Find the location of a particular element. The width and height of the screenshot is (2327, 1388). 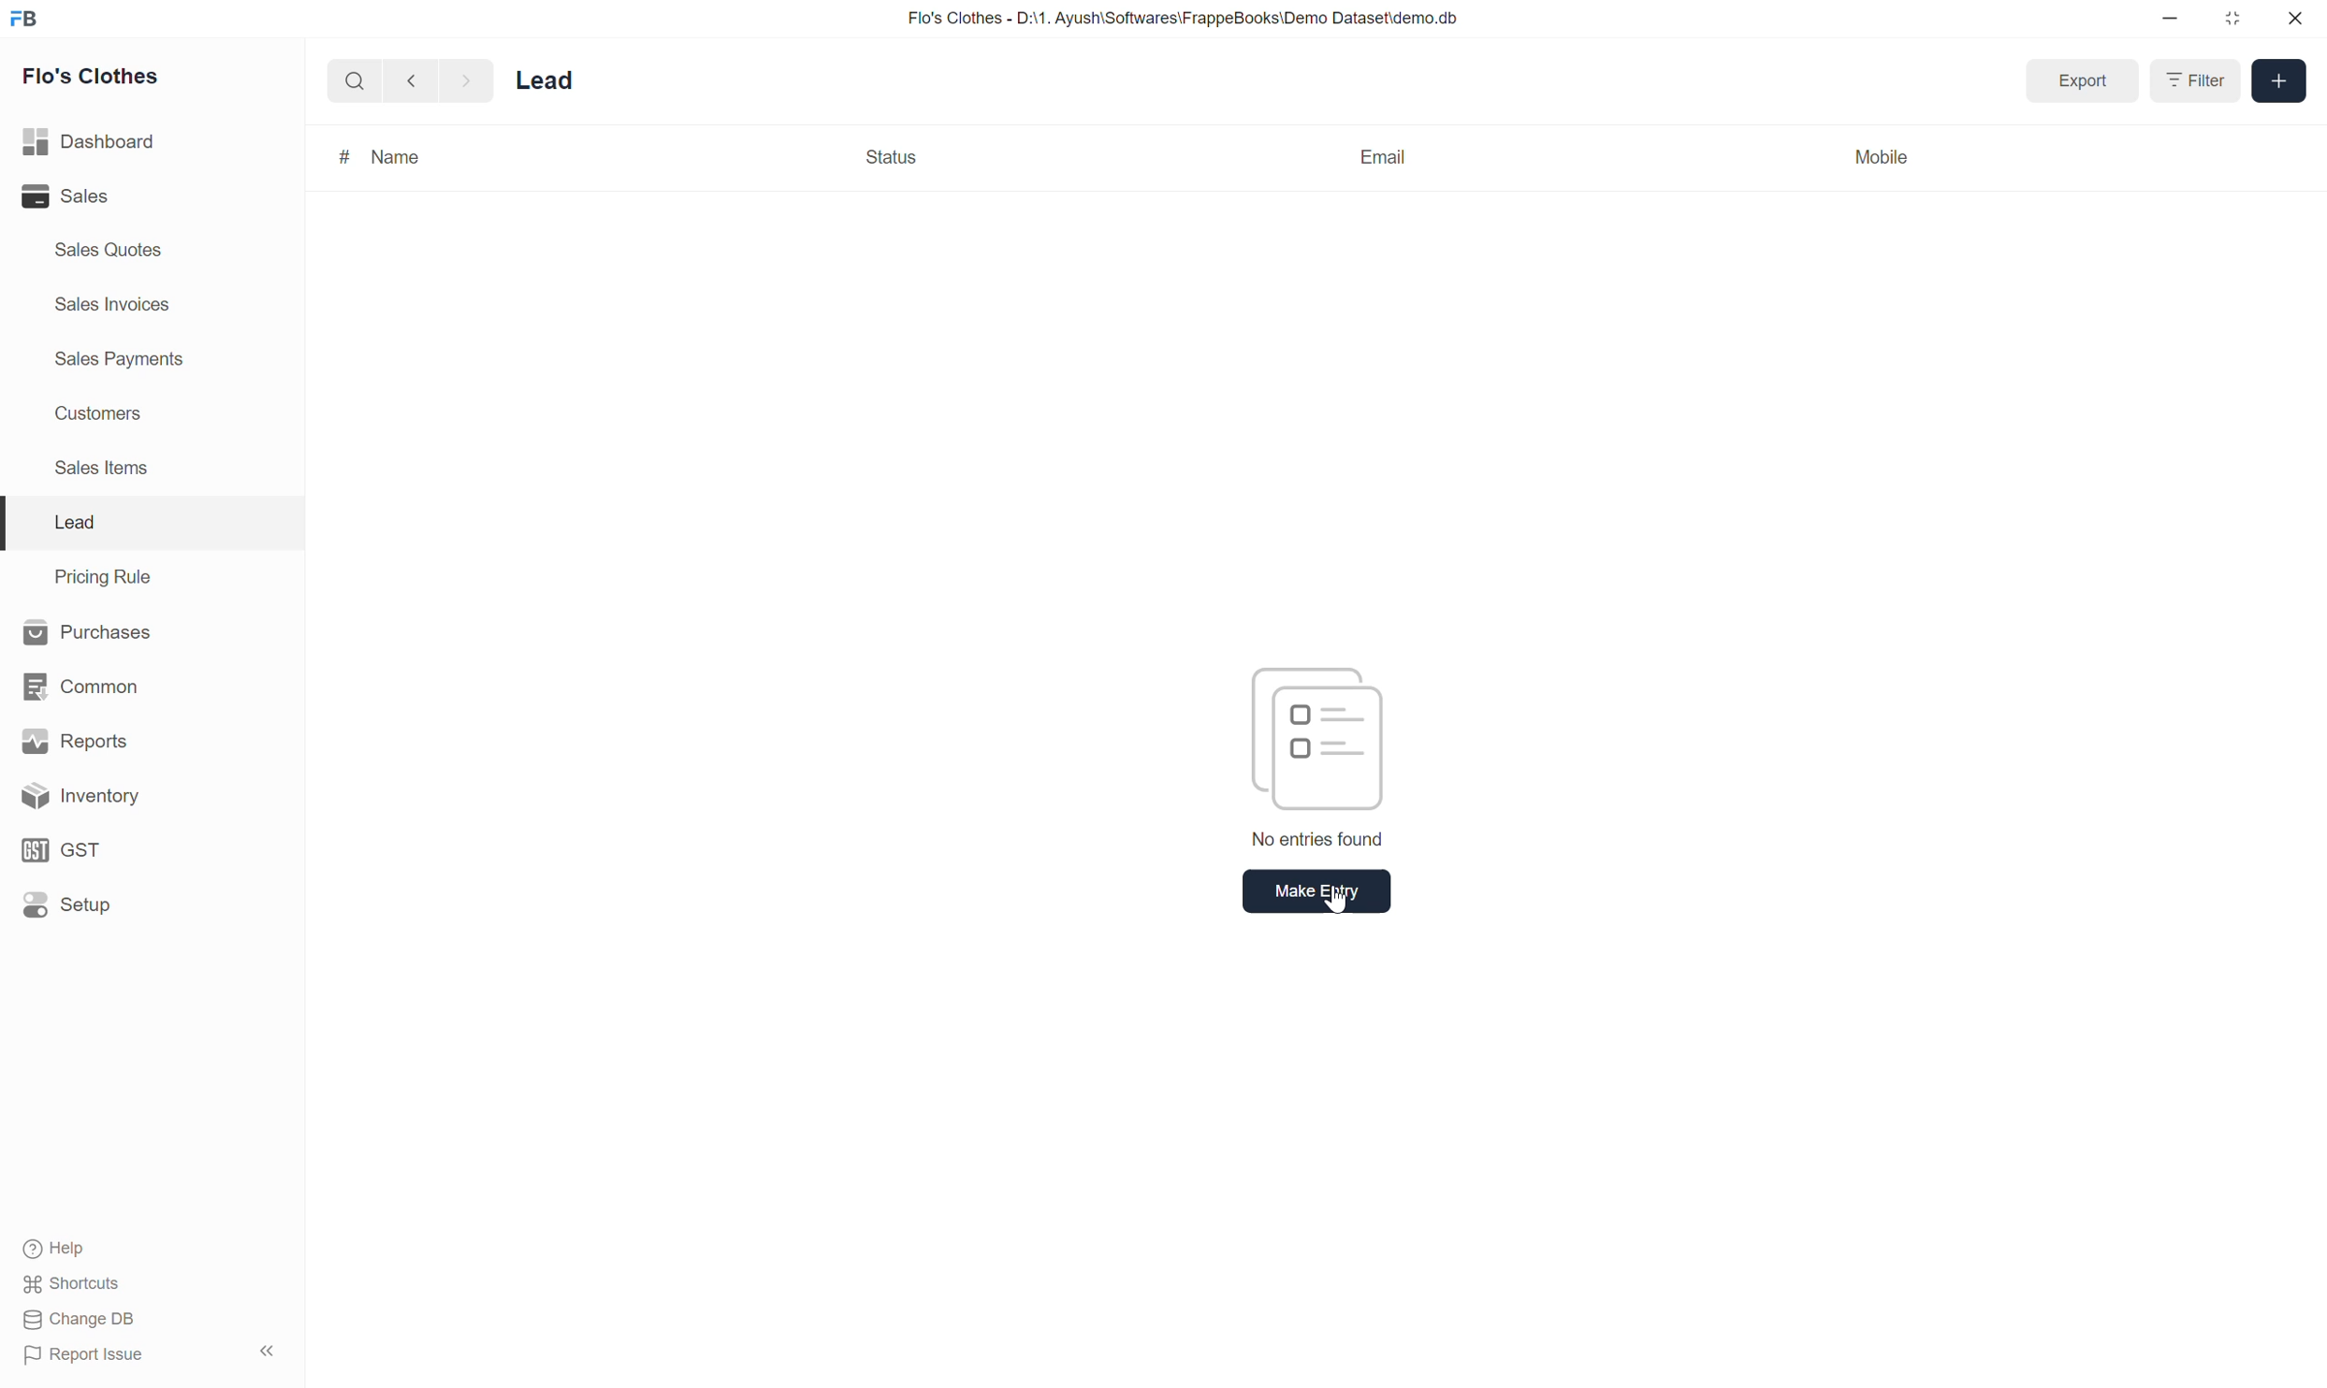

 Common is located at coordinates (79, 687).